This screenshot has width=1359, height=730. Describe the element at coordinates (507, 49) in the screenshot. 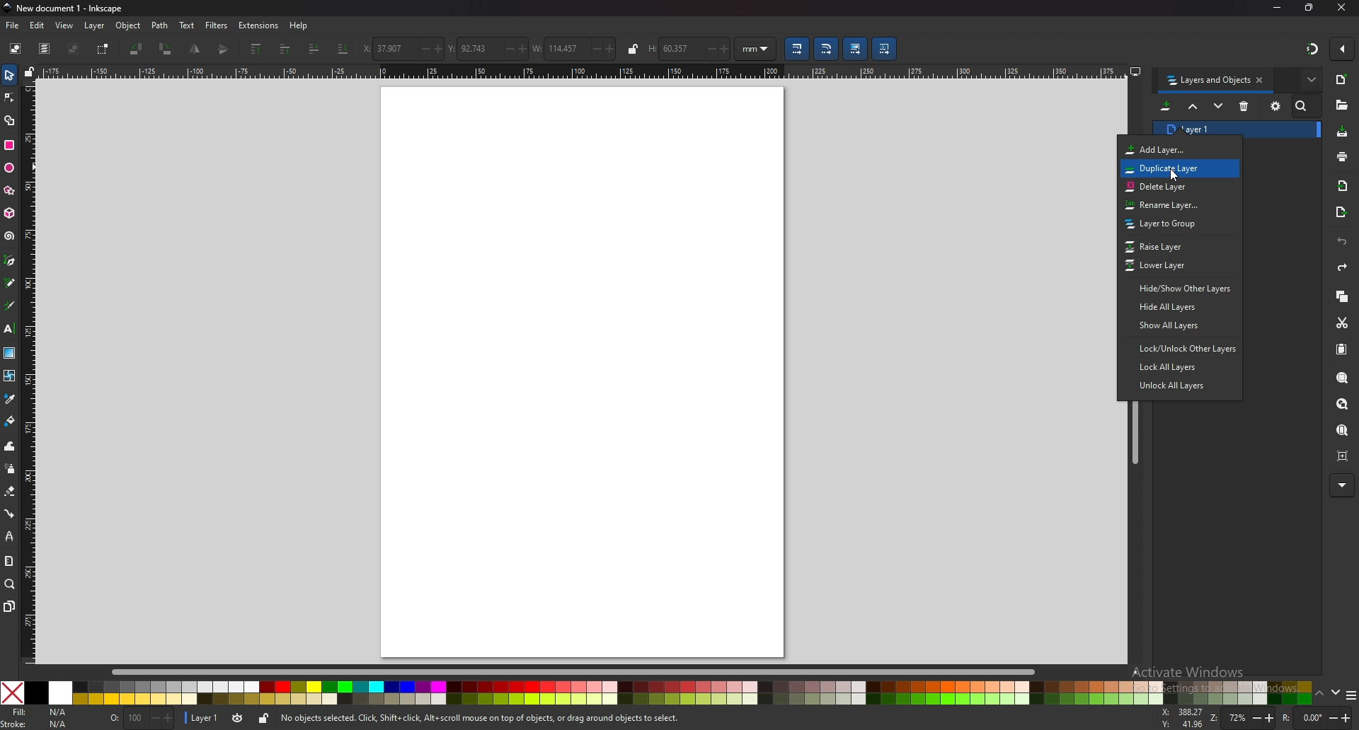

I see `decrease` at that location.